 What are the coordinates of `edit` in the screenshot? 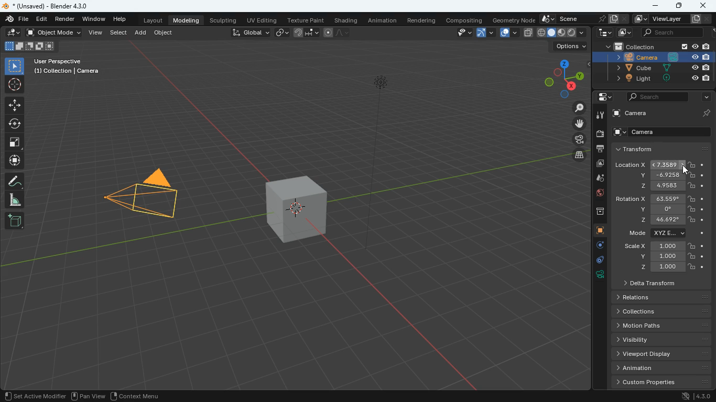 It's located at (42, 19).